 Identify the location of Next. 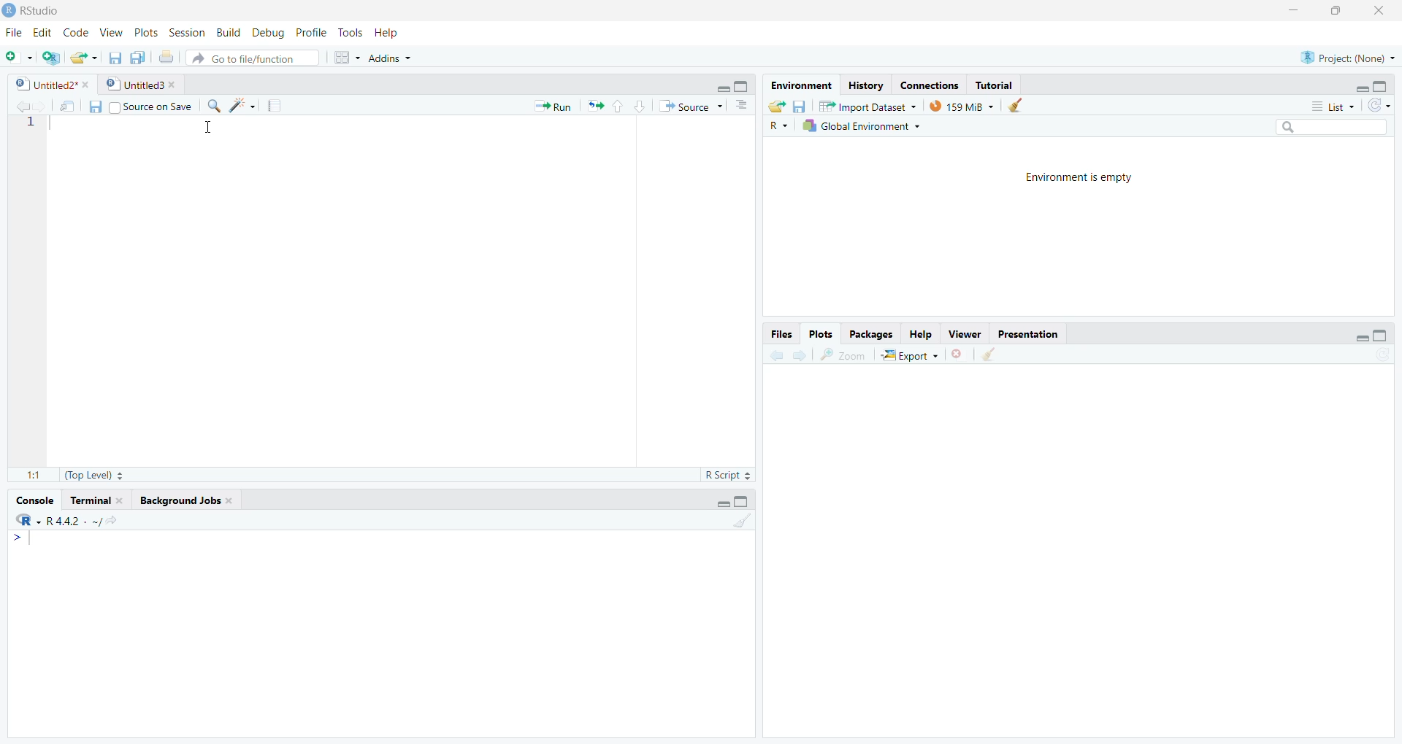
(799, 355).